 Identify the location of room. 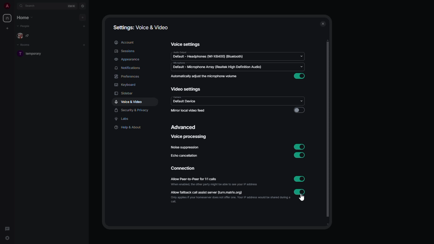
(34, 54).